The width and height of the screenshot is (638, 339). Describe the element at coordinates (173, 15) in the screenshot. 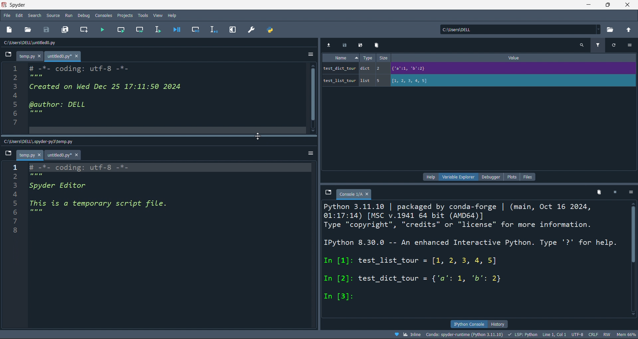

I see `help` at that location.